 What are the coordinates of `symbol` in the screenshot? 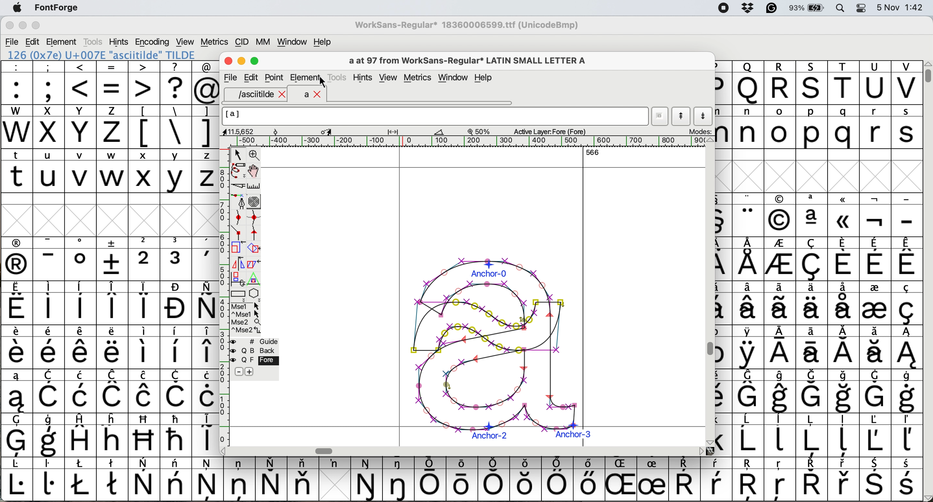 It's located at (17, 435).